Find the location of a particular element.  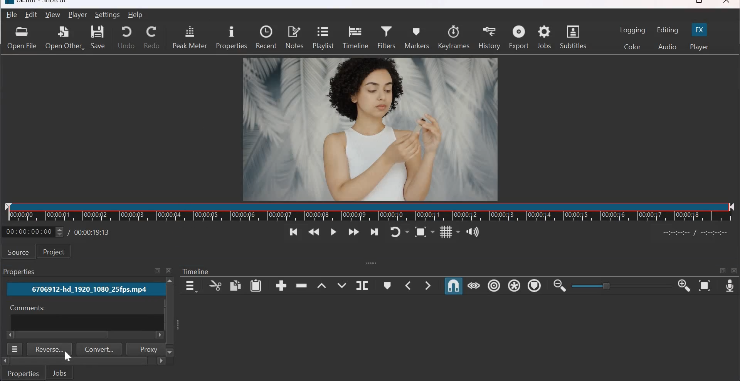

cursor is located at coordinates (67, 356).